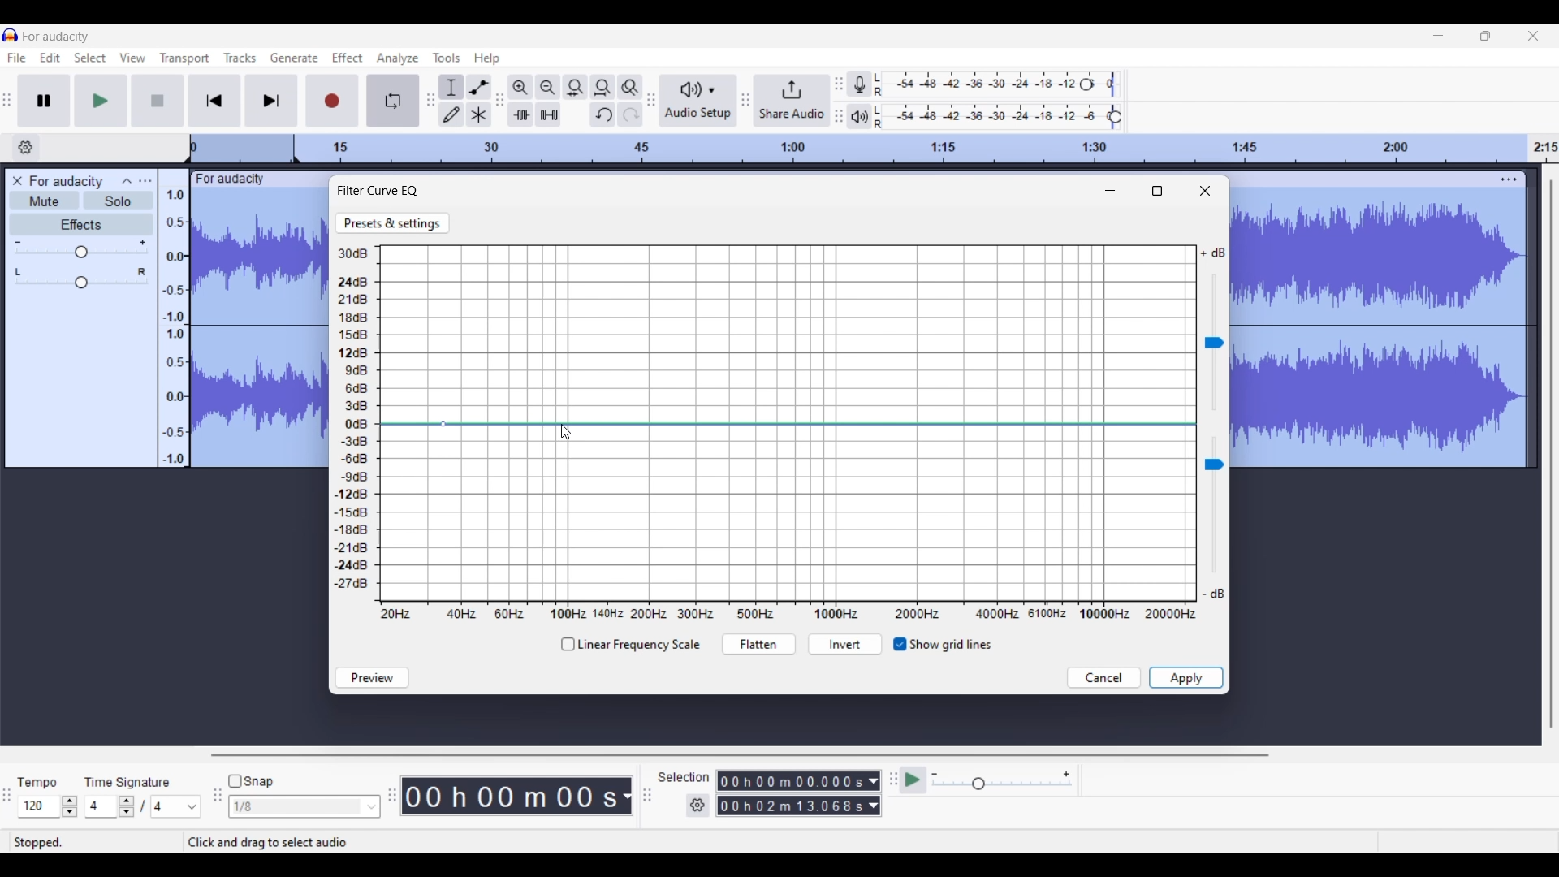 Image resolution: width=1559 pixels, height=877 pixels. What do you see at coordinates (792, 101) in the screenshot?
I see `Share audio` at bounding box center [792, 101].